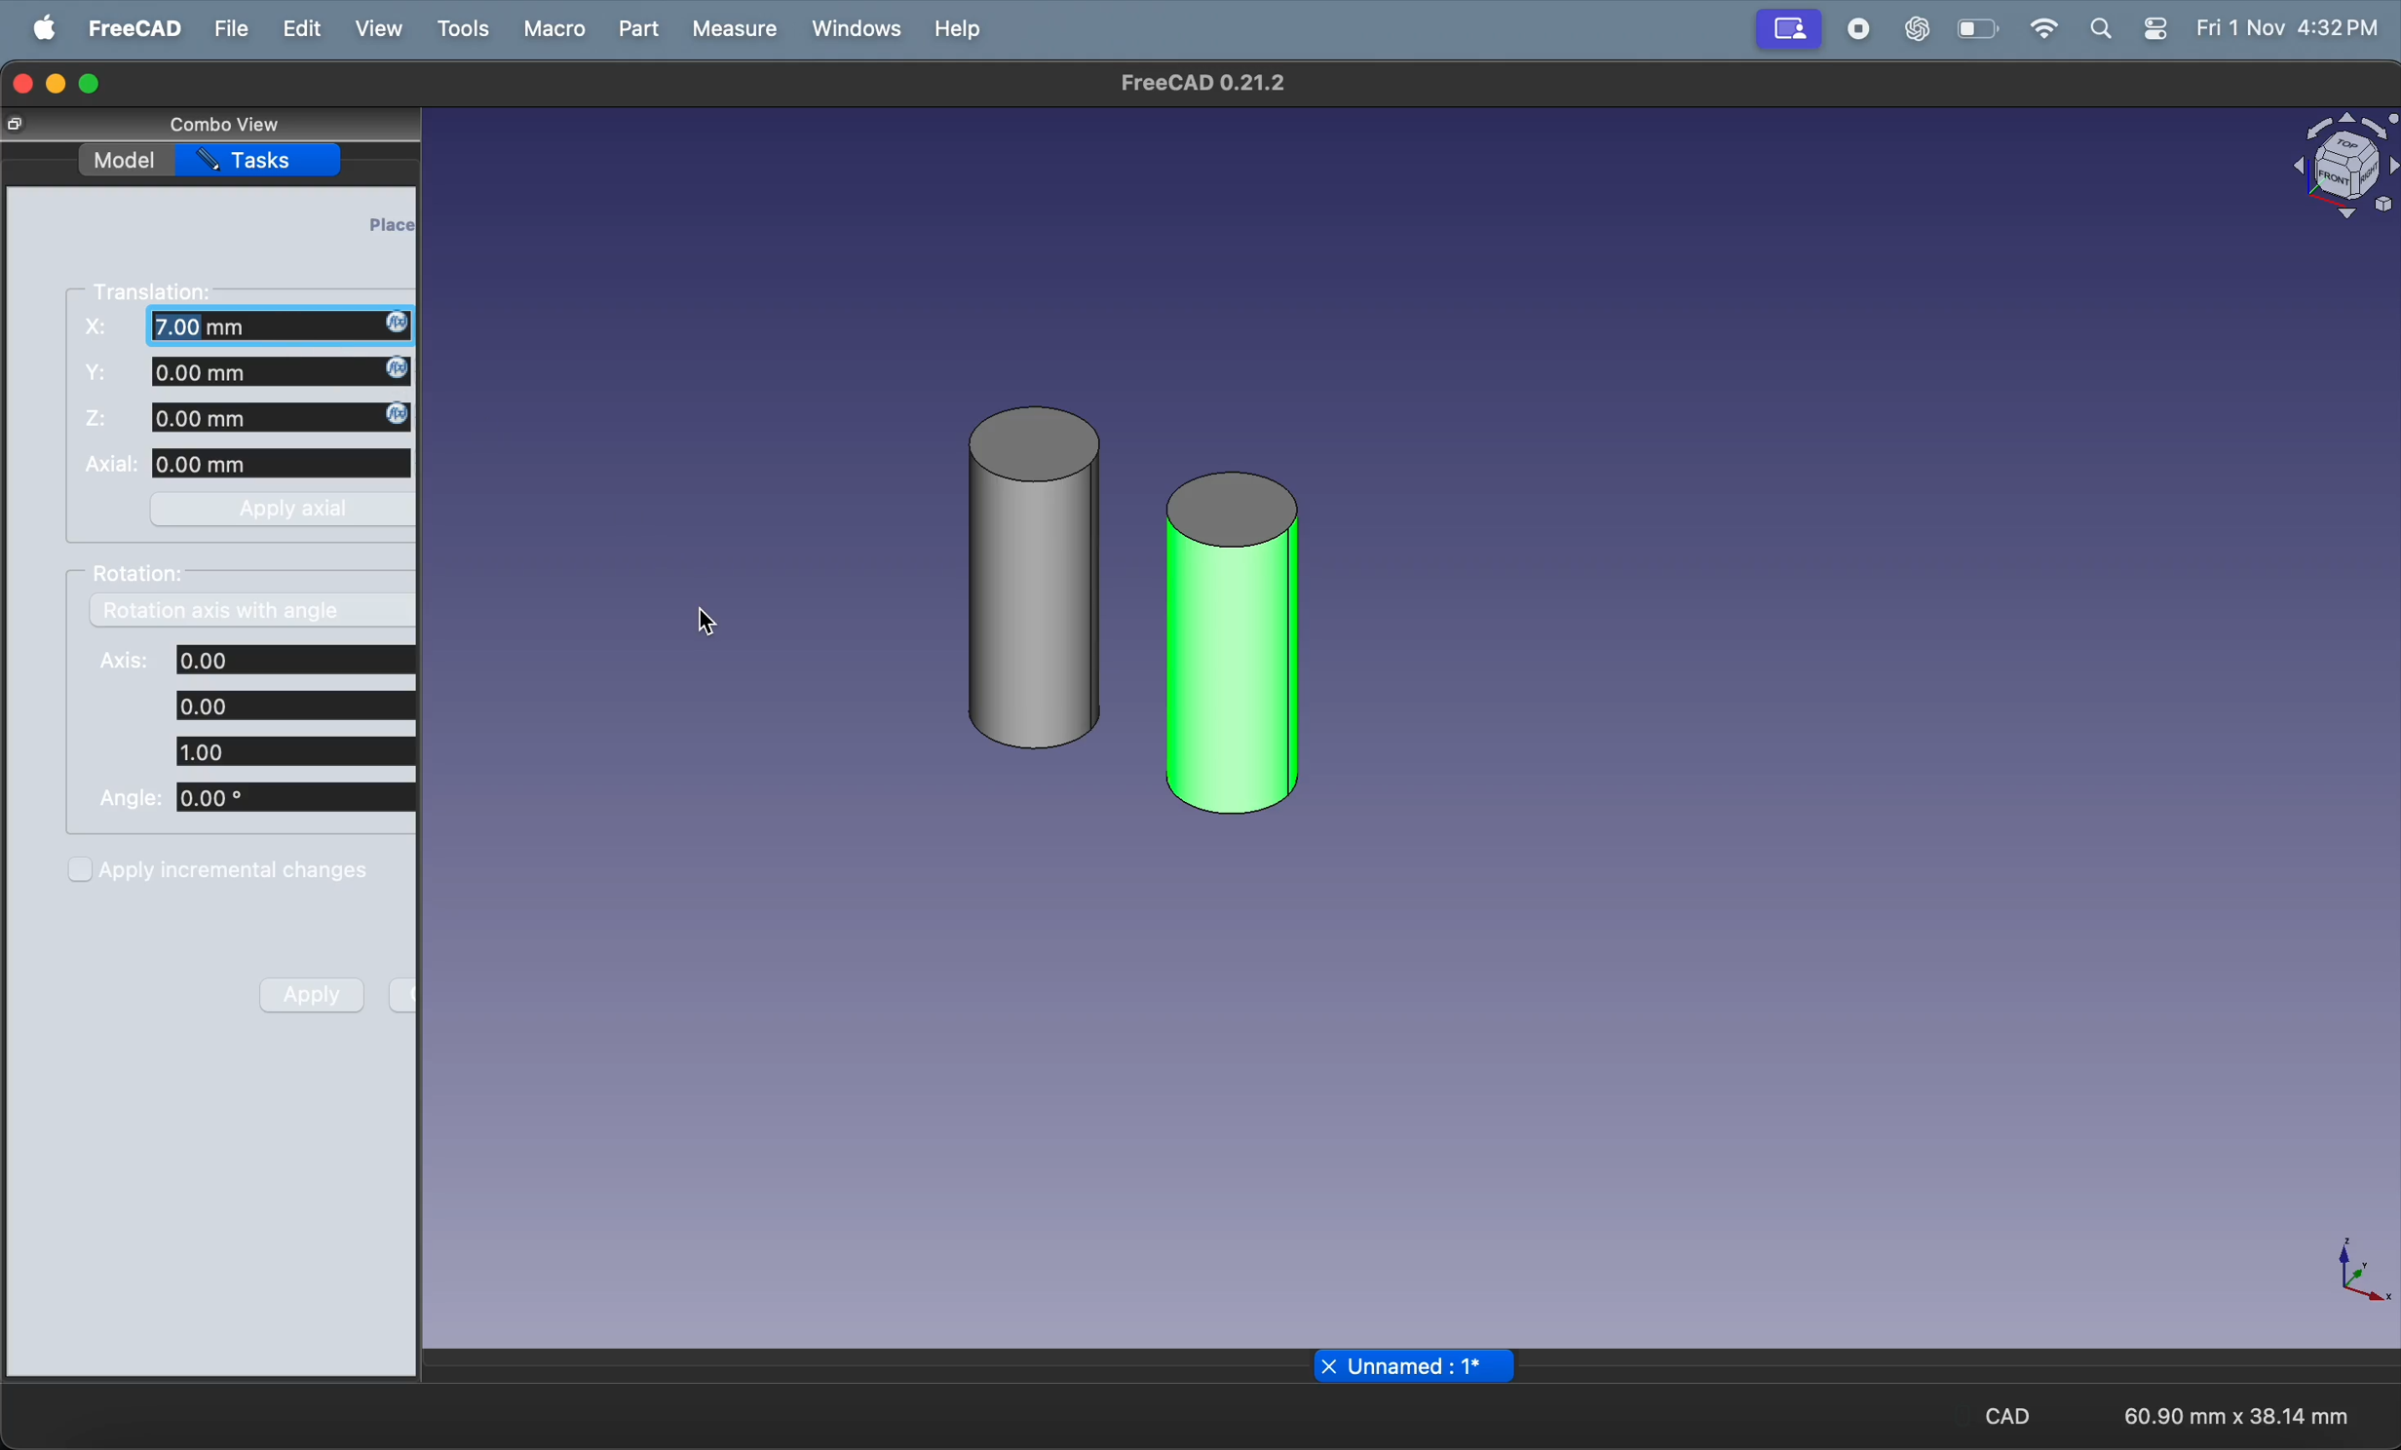 The height and width of the screenshot is (1450, 2401). Describe the element at coordinates (1782, 29) in the screenshot. I see `stop` at that location.